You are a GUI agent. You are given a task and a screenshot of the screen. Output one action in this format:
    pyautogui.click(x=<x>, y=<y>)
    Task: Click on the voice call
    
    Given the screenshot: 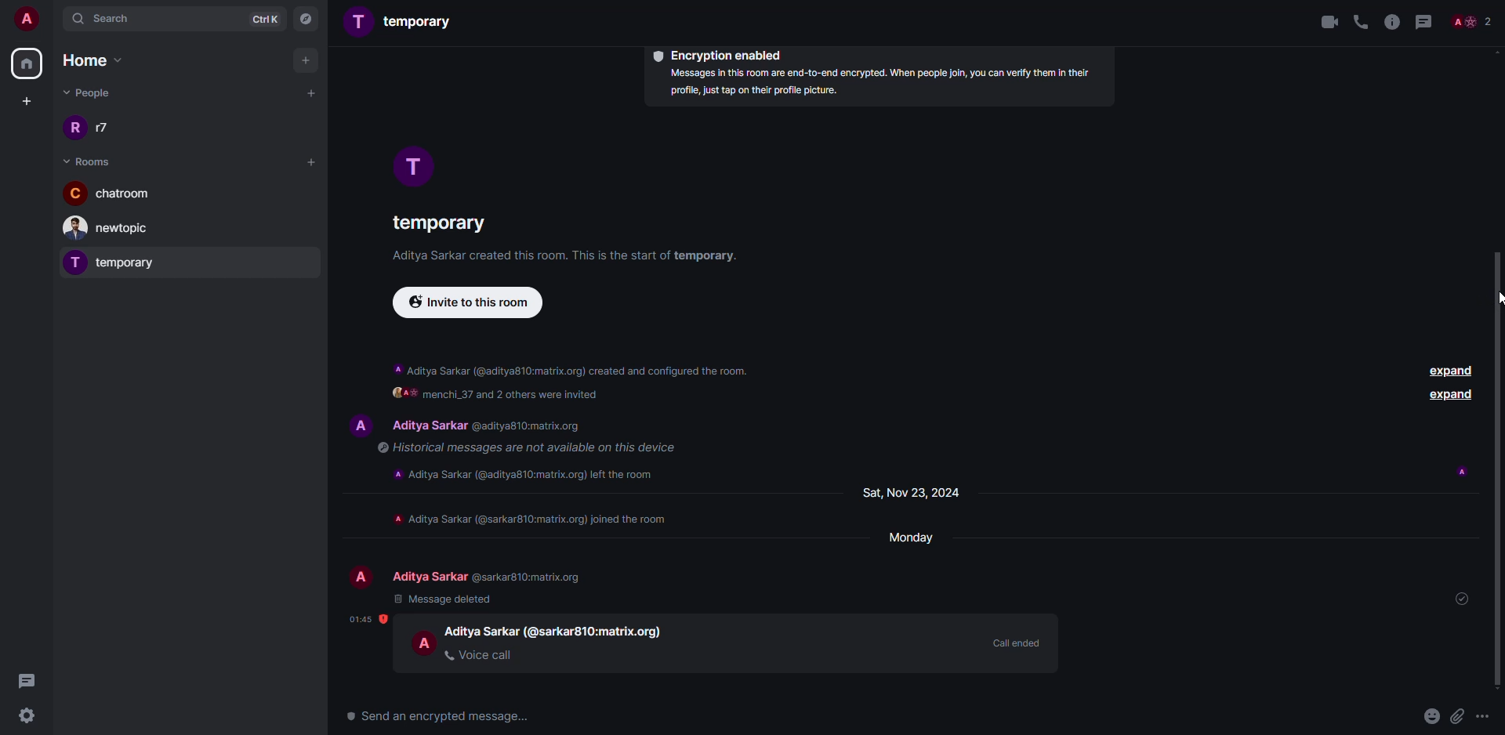 What is the action you would take?
    pyautogui.click(x=1359, y=21)
    